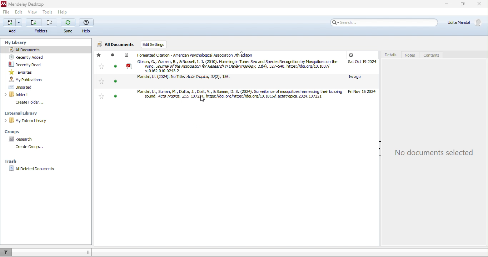  I want to click on view, so click(31, 13).